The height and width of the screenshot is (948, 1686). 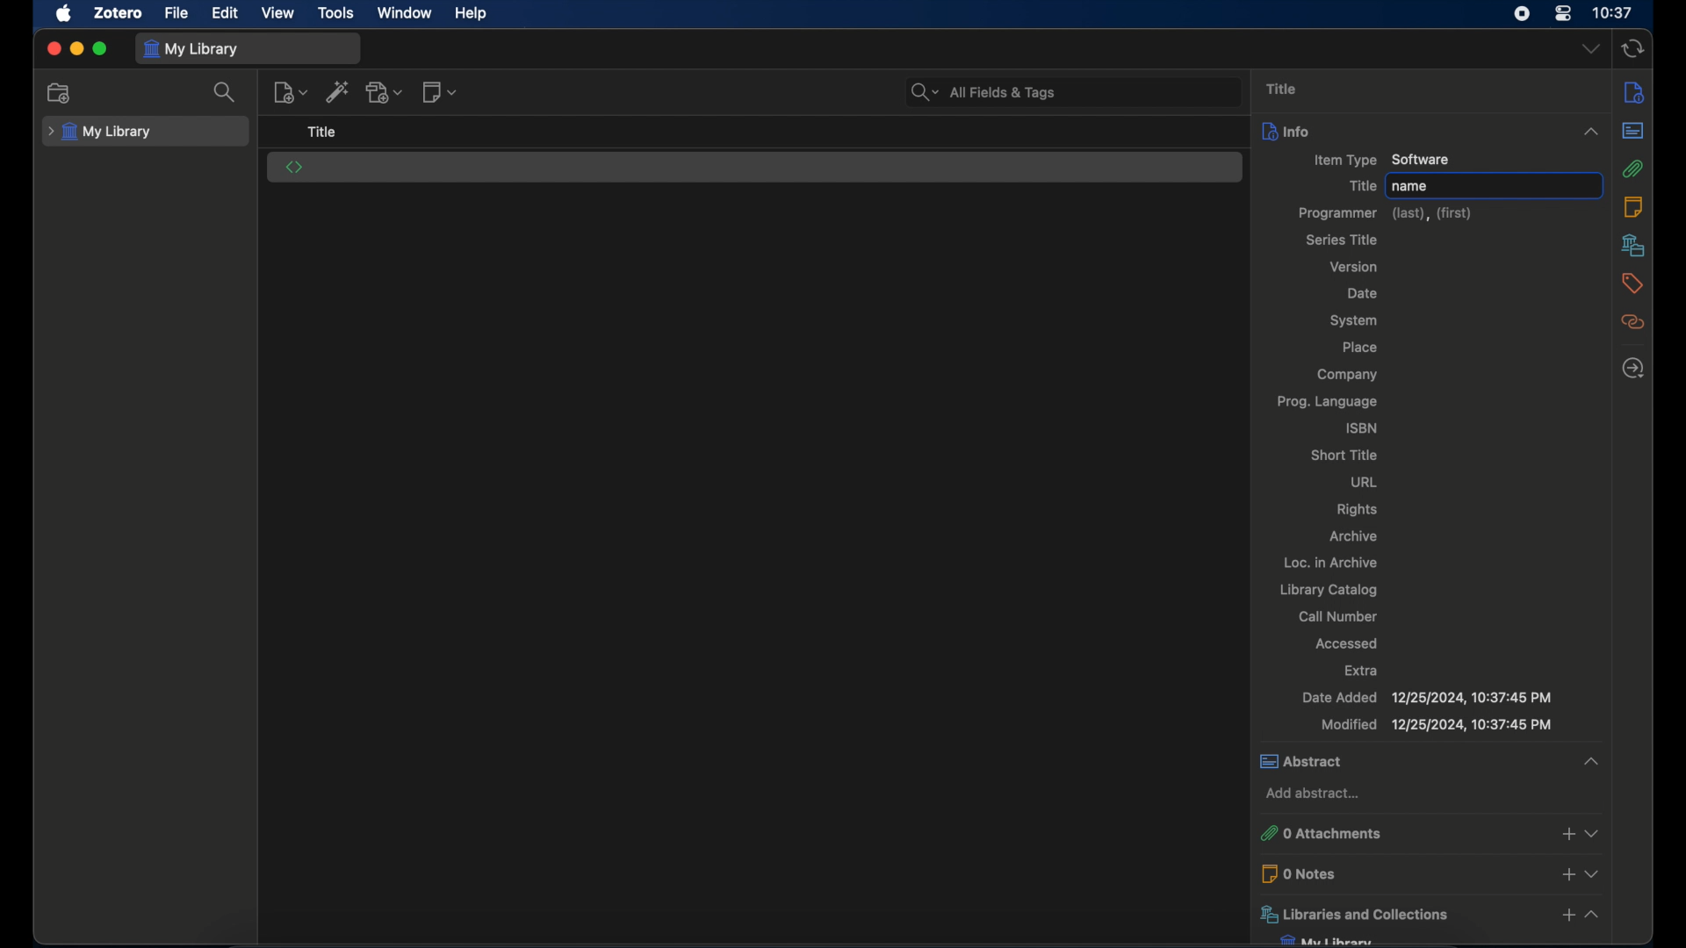 What do you see at coordinates (1365, 482) in the screenshot?
I see `url` at bounding box center [1365, 482].